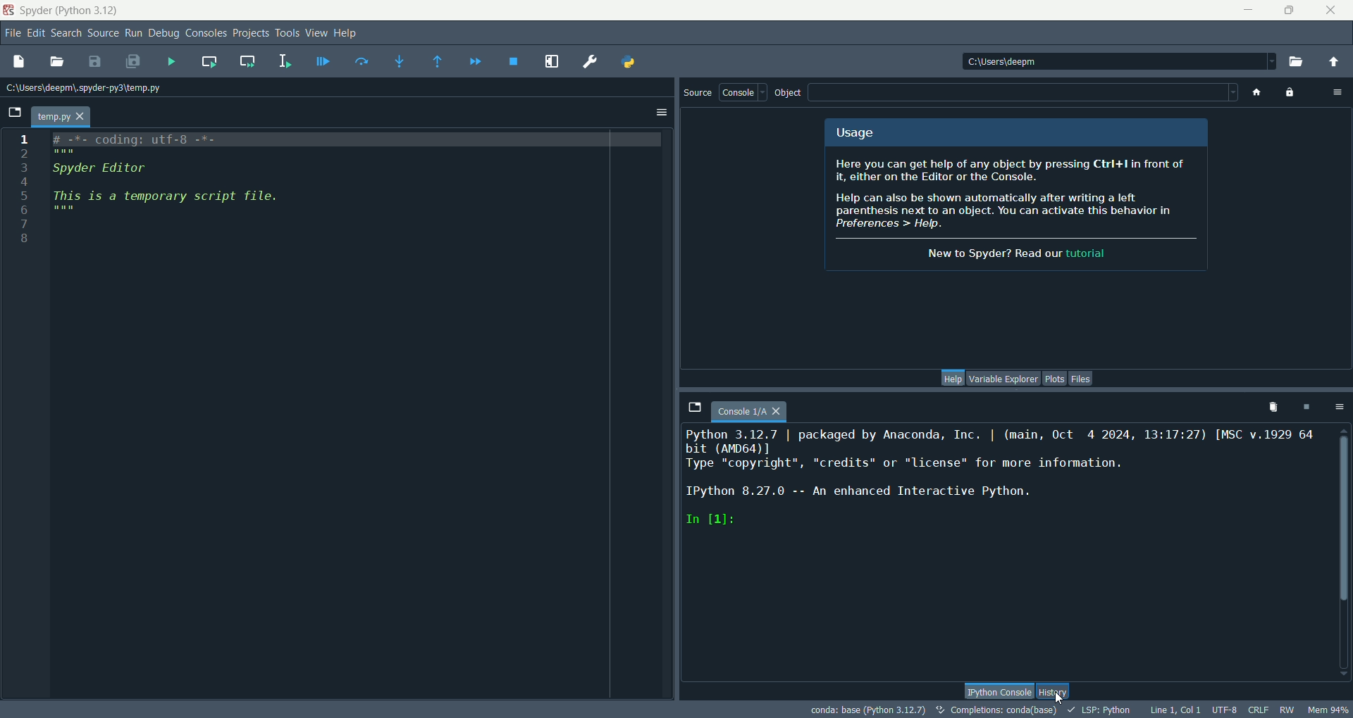 This screenshot has height=718, width=1353. I want to click on cursor, so click(1058, 696).